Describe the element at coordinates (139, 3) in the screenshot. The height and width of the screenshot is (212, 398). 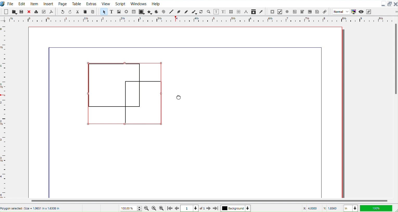
I see `Window` at that location.